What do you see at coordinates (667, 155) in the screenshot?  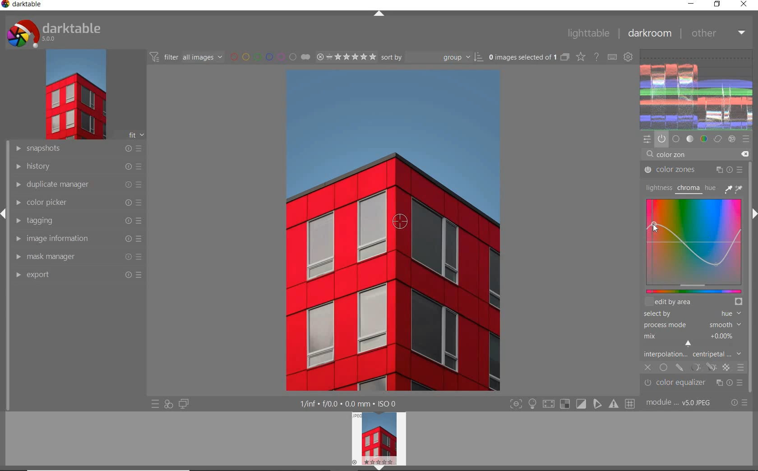 I see `INPUT VALUE` at bounding box center [667, 155].